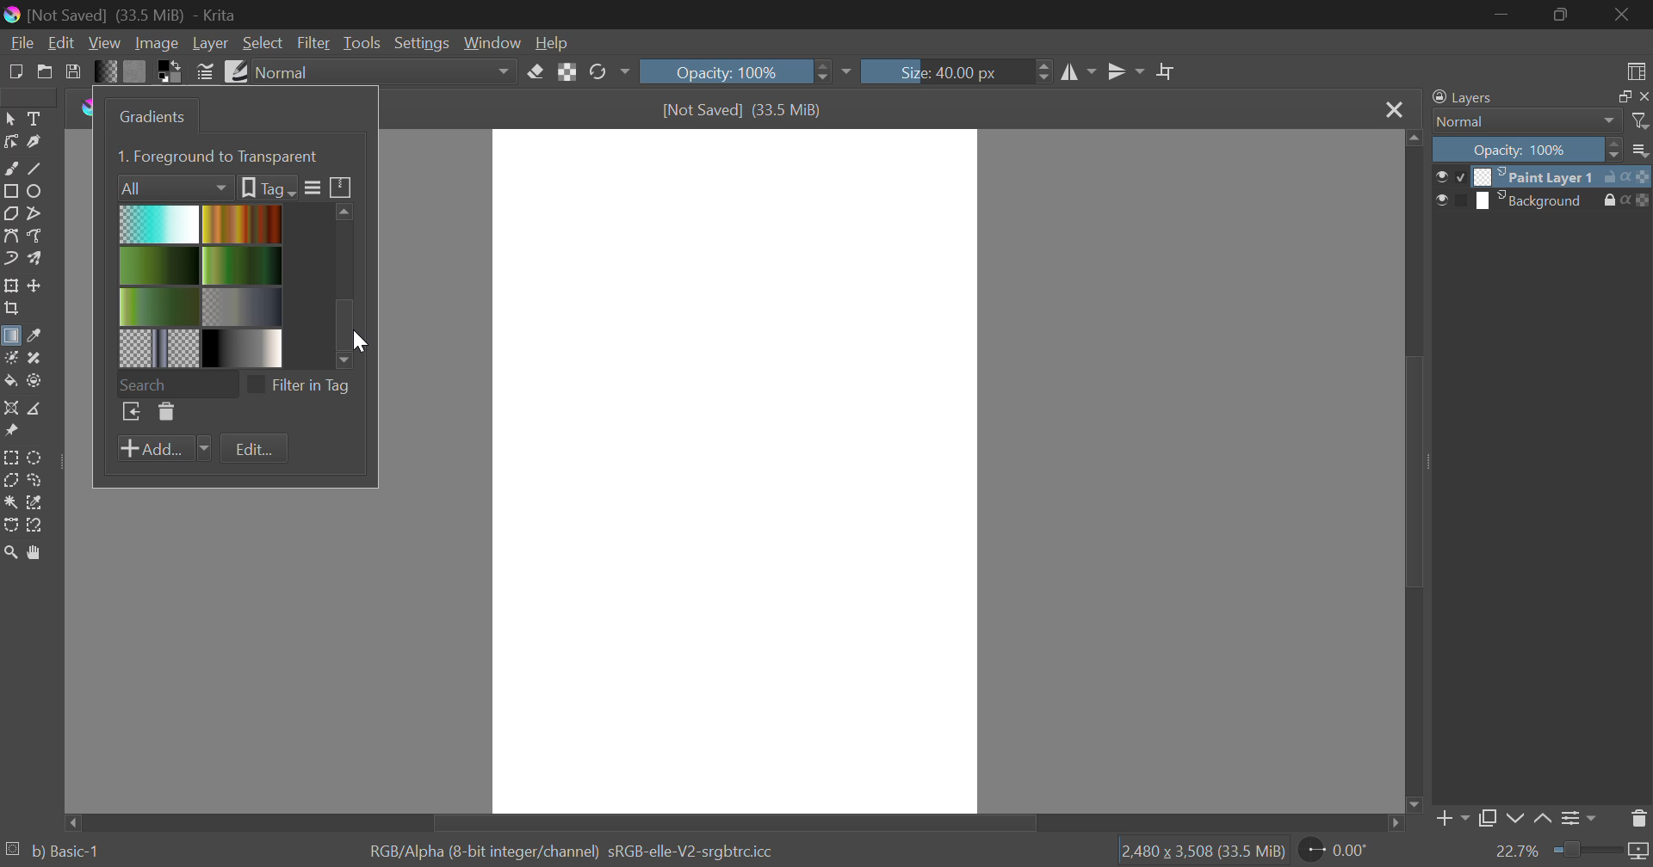  Describe the element at coordinates (10, 311) in the screenshot. I see `Crop Layer` at that location.